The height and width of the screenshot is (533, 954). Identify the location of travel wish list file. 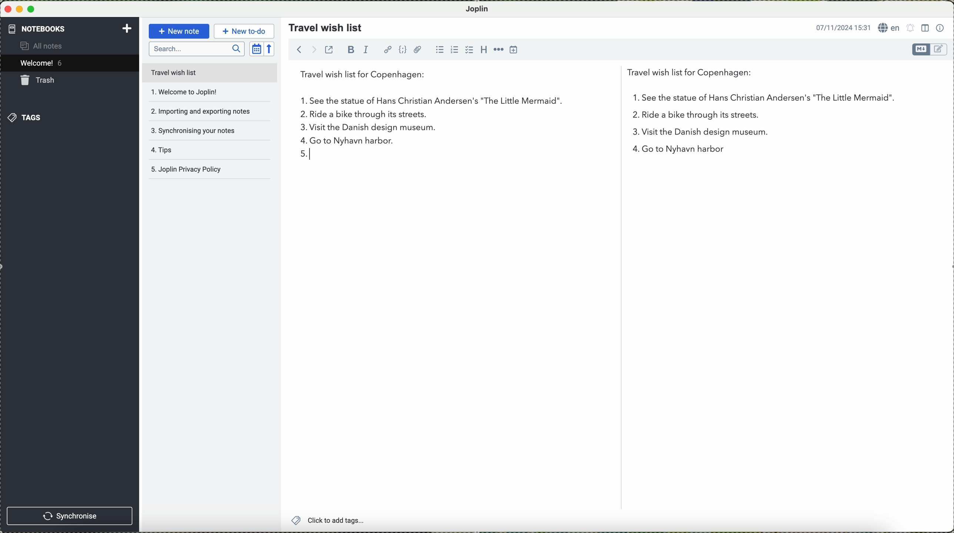
(209, 72).